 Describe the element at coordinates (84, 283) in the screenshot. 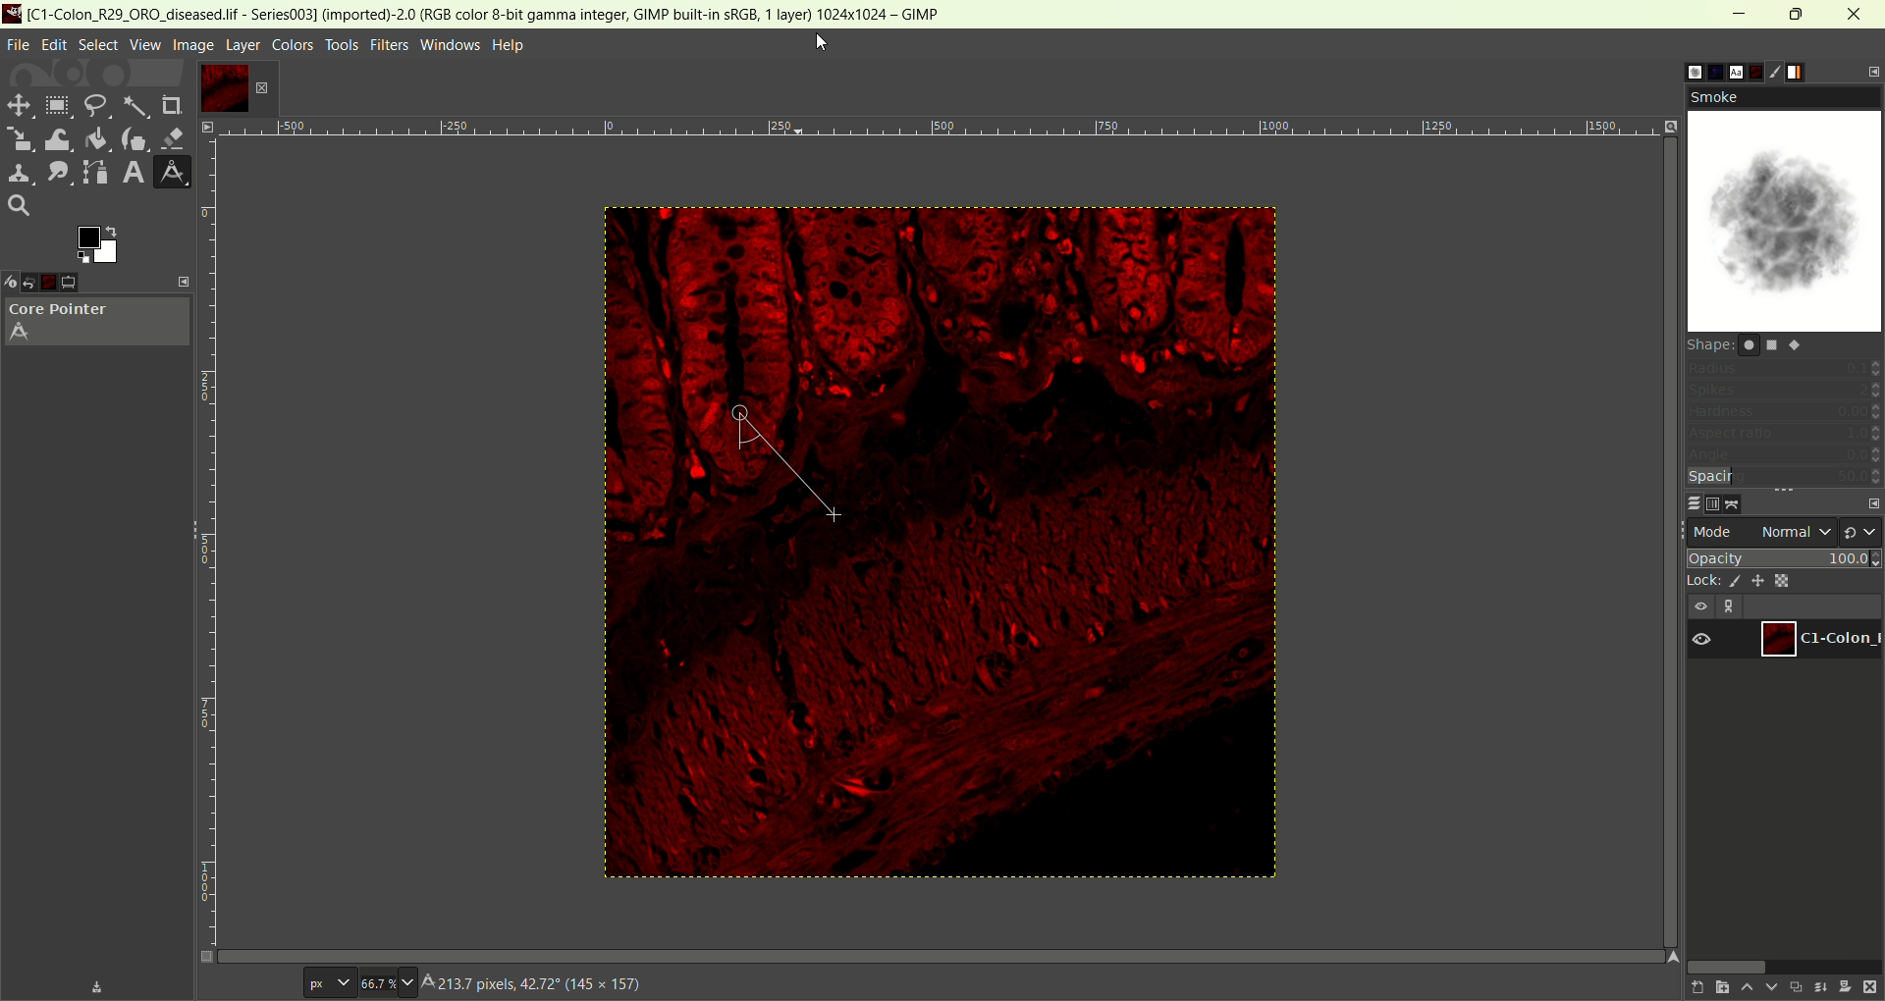

I see `tool option` at that location.